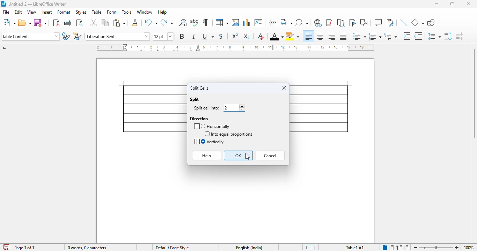  Describe the element at coordinates (117, 36) in the screenshot. I see `font name` at that location.